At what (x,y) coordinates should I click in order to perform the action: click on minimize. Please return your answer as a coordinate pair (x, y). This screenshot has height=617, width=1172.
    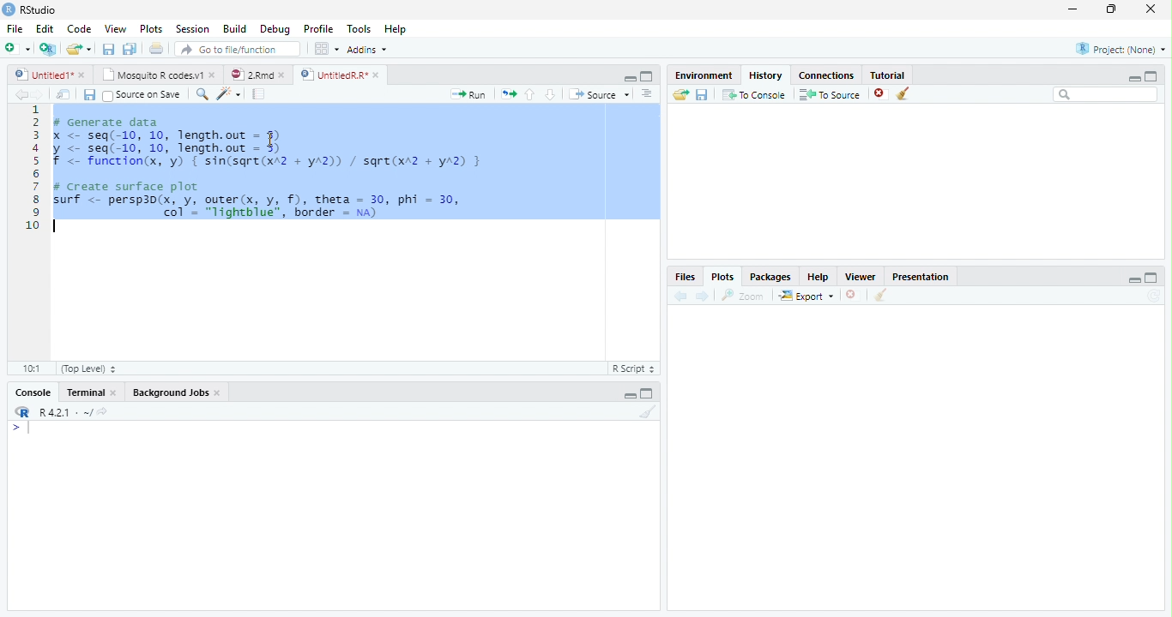
    Looking at the image, I should click on (1134, 280).